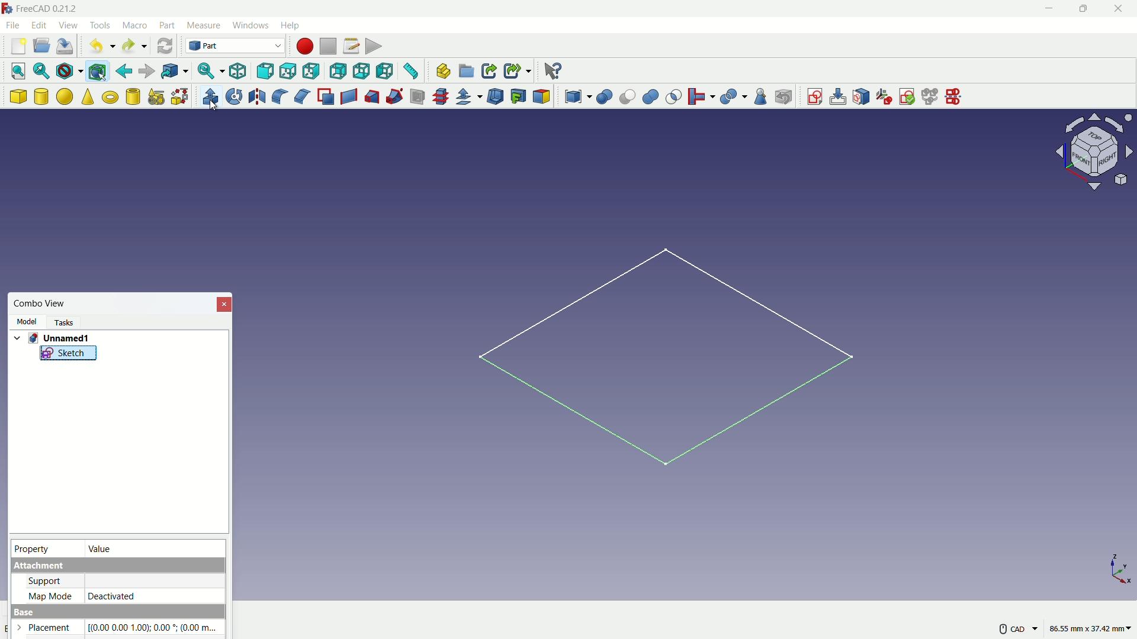 Image resolution: width=1137 pixels, height=639 pixels. What do you see at coordinates (361, 70) in the screenshot?
I see `bottom view` at bounding box center [361, 70].